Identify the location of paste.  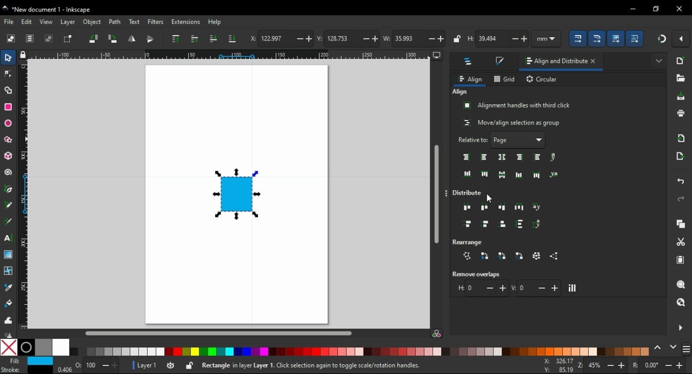
(682, 260).